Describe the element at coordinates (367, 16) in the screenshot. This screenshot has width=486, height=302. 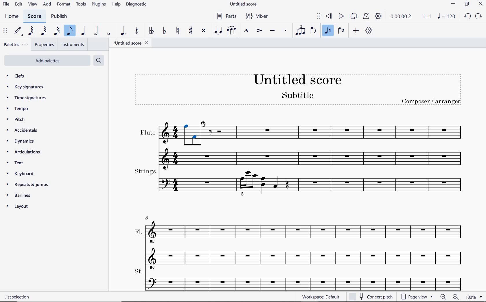
I see `METRONOME` at that location.